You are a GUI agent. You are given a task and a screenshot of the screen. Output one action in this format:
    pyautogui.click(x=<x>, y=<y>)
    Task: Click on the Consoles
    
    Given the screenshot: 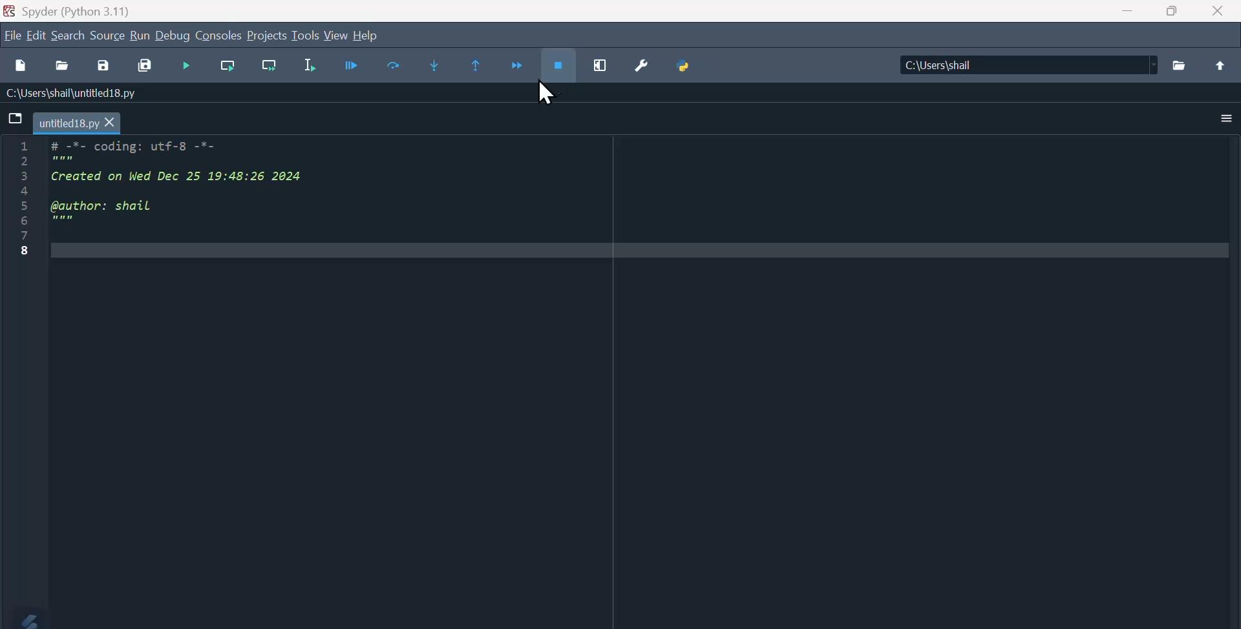 What is the action you would take?
    pyautogui.click(x=220, y=35)
    